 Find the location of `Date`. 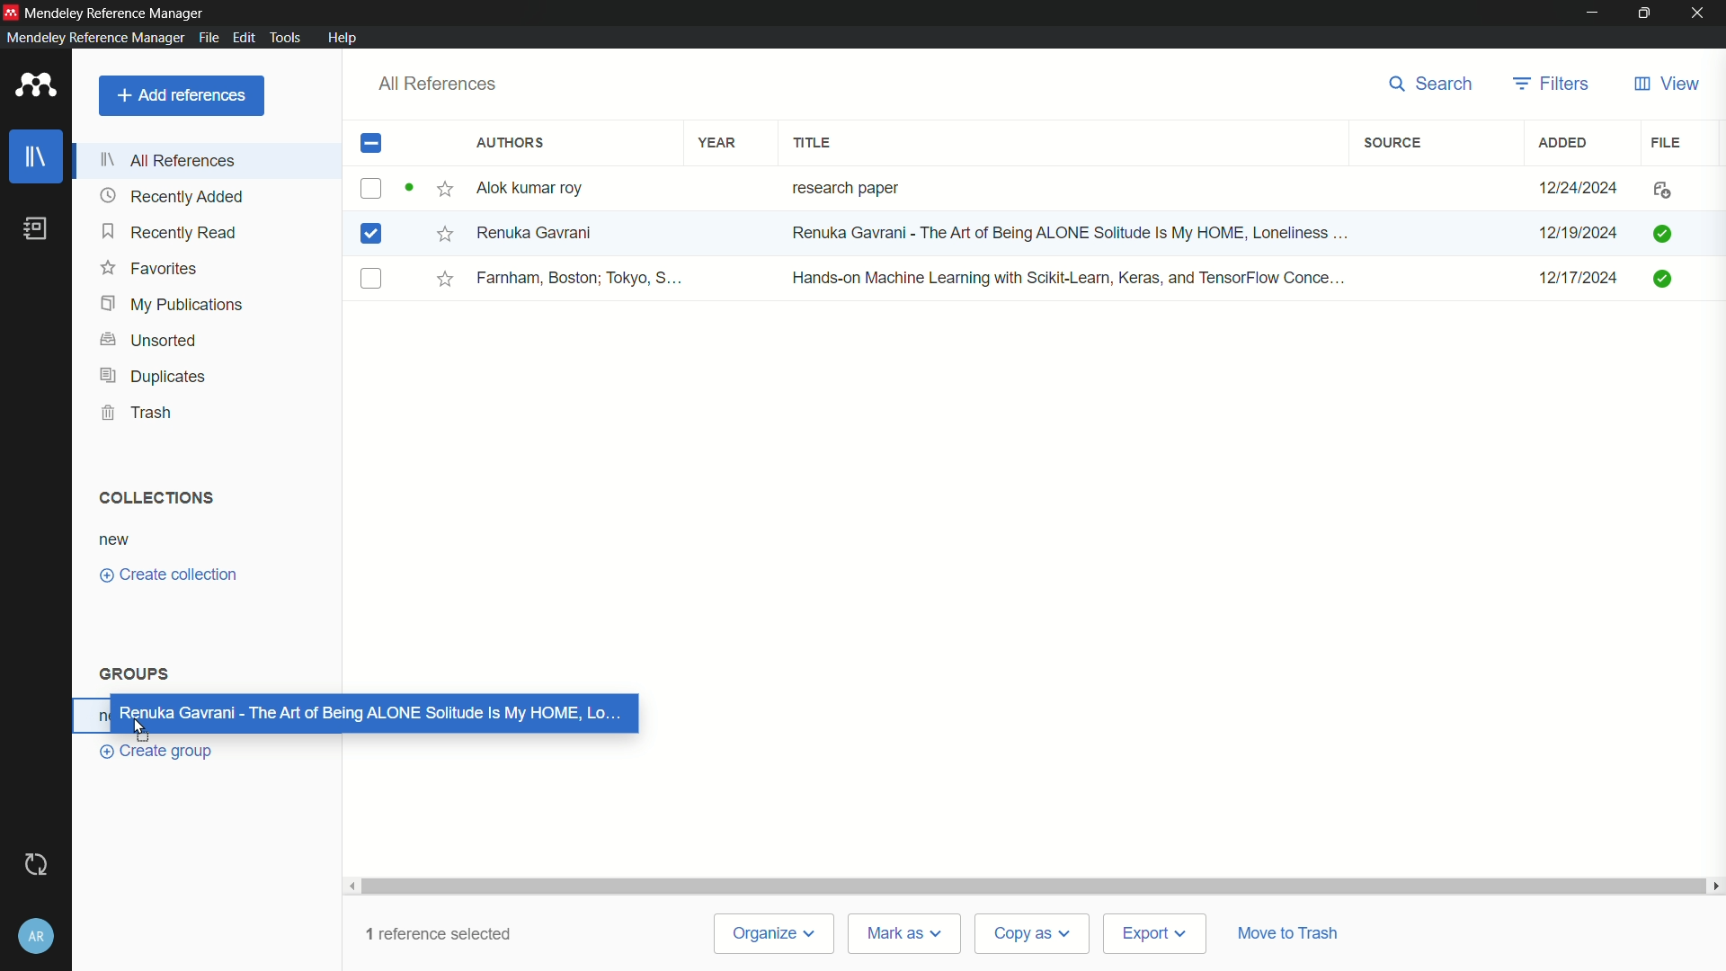

Date is located at coordinates (1581, 284).